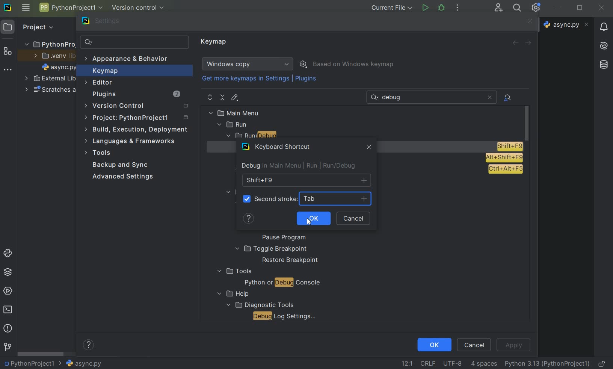  Describe the element at coordinates (137, 129) in the screenshot. I see `build, execution, deployment` at that location.